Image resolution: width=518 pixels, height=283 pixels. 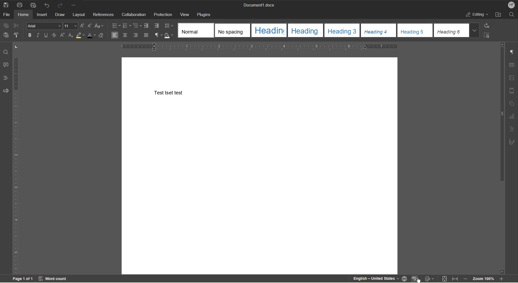 What do you see at coordinates (511, 129) in the screenshot?
I see `Text Art` at bounding box center [511, 129].